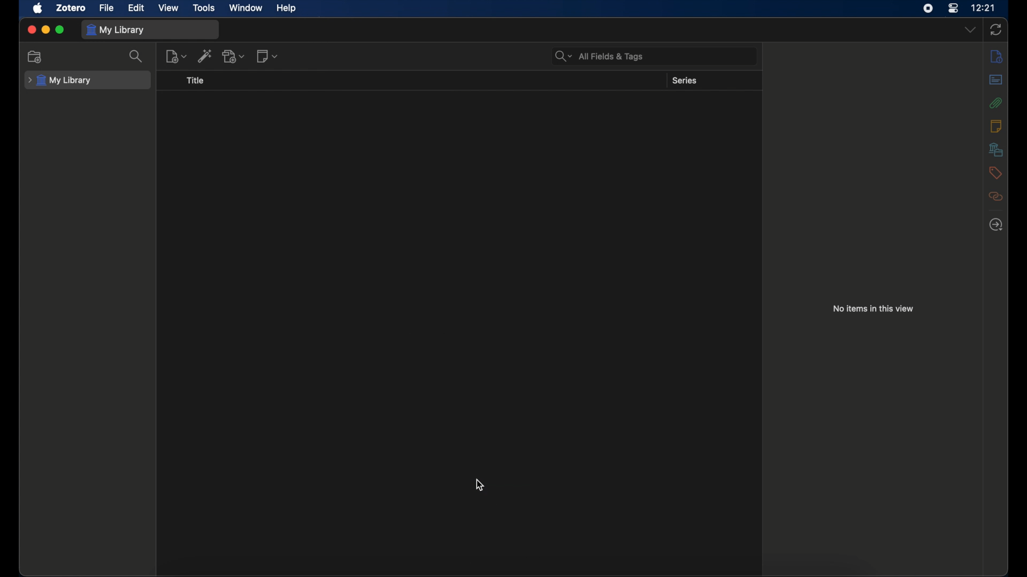 This screenshot has width=1027, height=577. I want to click on apple, so click(38, 8).